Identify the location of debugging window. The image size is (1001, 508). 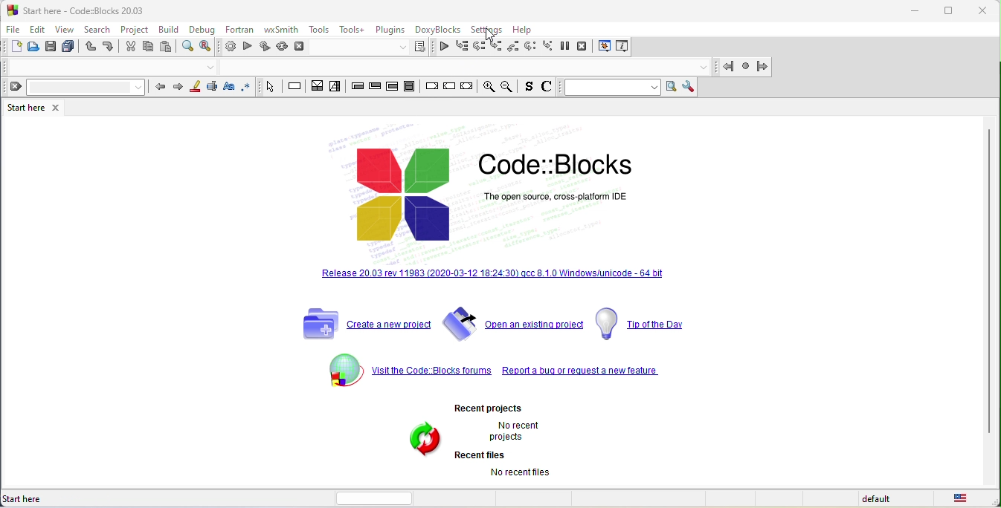
(604, 48).